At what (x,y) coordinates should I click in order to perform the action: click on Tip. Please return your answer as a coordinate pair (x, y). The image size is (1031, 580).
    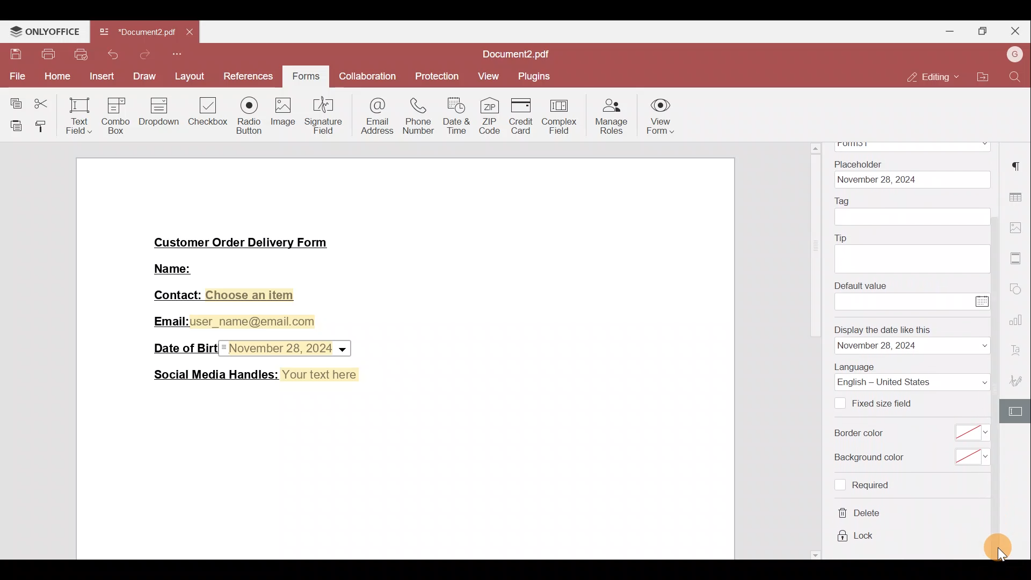
    Looking at the image, I should click on (844, 238).